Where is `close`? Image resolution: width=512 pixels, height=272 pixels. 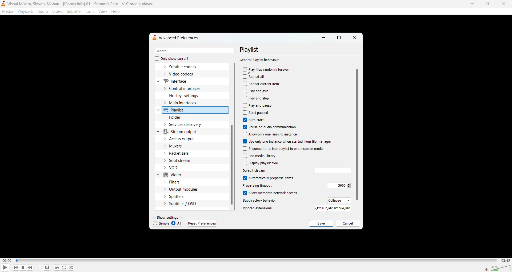
close is located at coordinates (502, 4).